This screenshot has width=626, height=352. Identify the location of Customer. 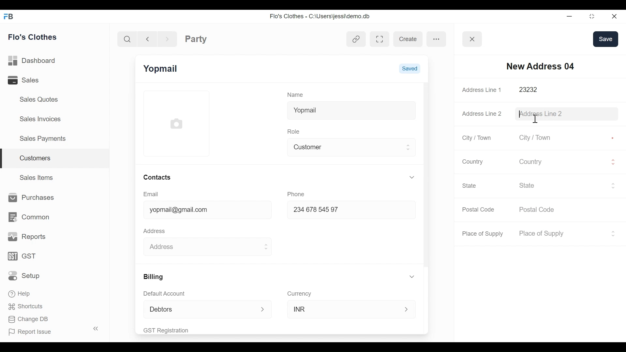
(347, 146).